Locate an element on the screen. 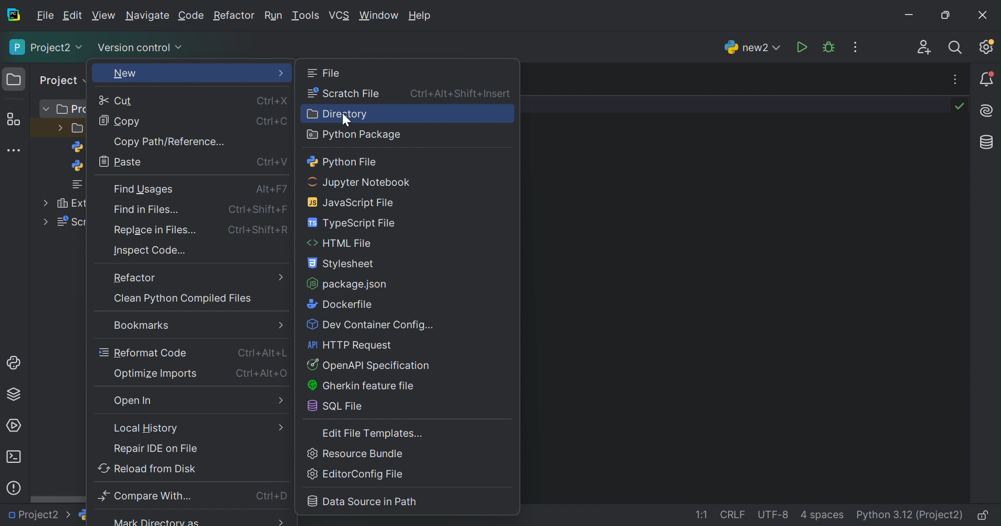 Image resolution: width=1001 pixels, height=526 pixels. python logo is located at coordinates (78, 168).